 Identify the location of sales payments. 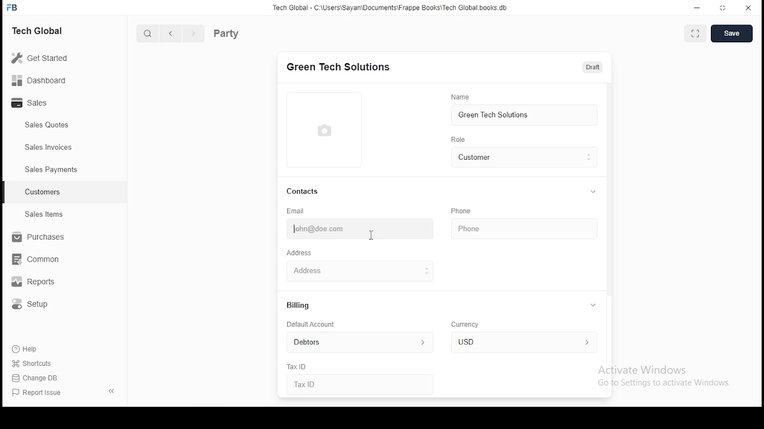
(49, 170).